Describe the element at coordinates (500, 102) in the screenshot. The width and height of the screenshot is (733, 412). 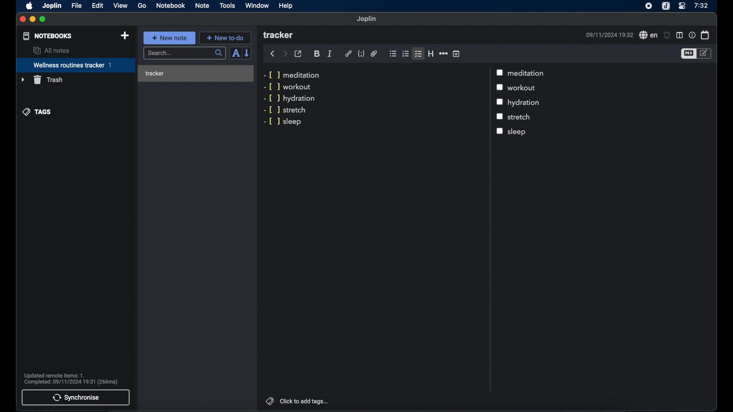
I see `Checkbox` at that location.